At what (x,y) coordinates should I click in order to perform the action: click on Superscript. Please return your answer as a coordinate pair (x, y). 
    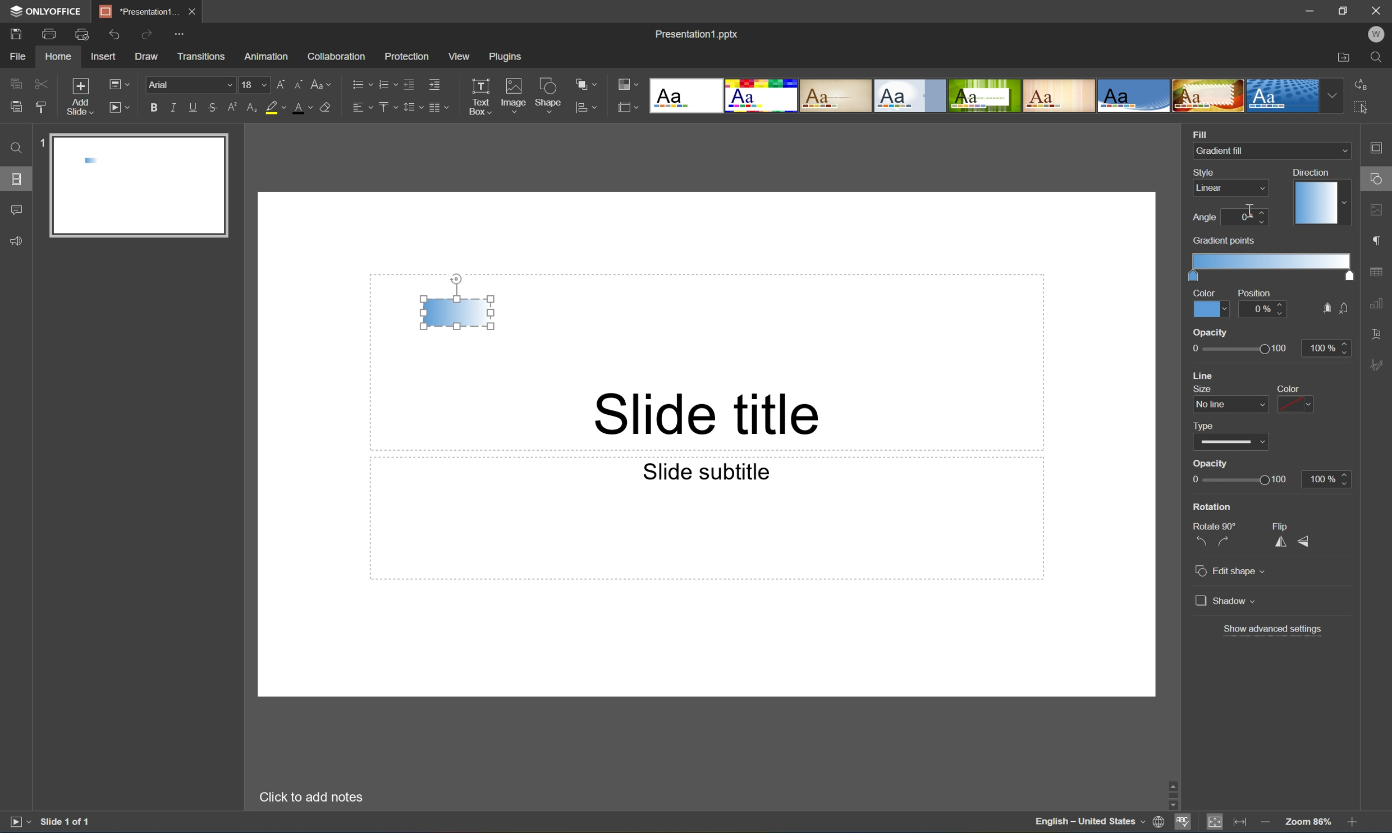
    Looking at the image, I should click on (233, 108).